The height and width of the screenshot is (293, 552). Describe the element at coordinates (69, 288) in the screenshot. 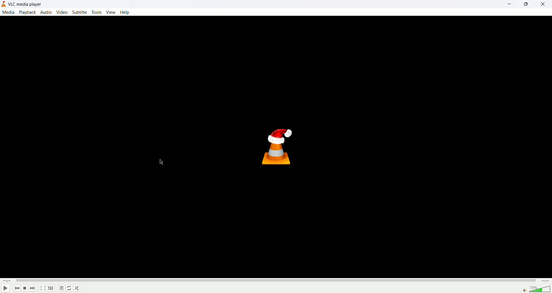

I see `toggle loop` at that location.